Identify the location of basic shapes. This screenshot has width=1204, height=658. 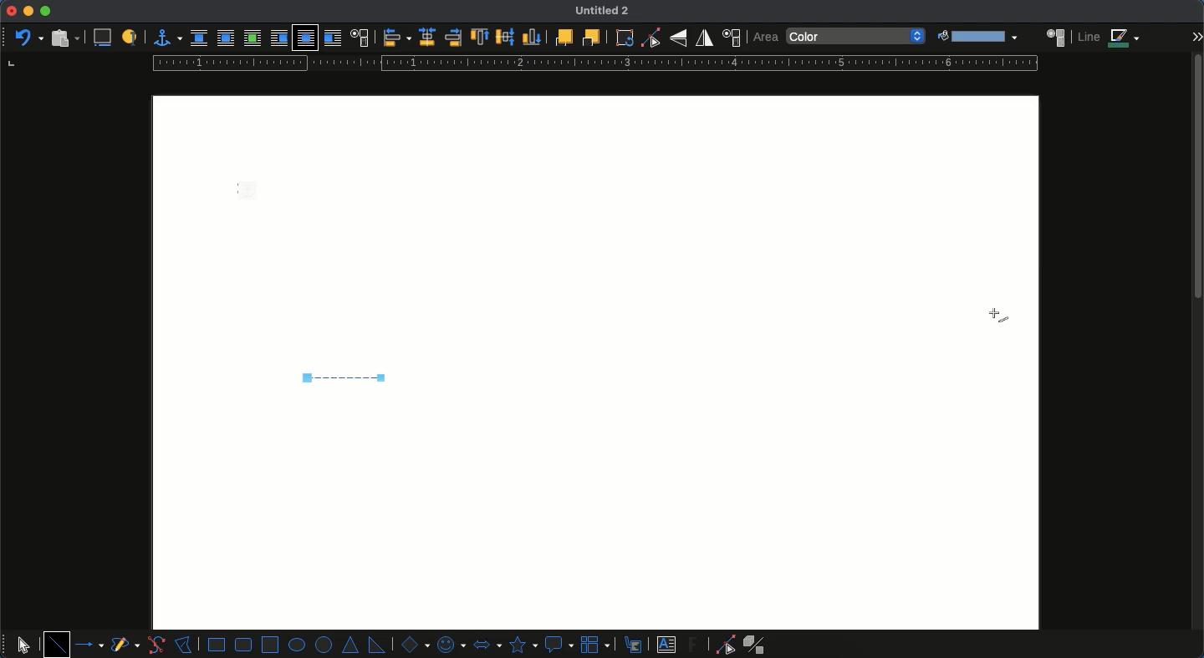
(413, 644).